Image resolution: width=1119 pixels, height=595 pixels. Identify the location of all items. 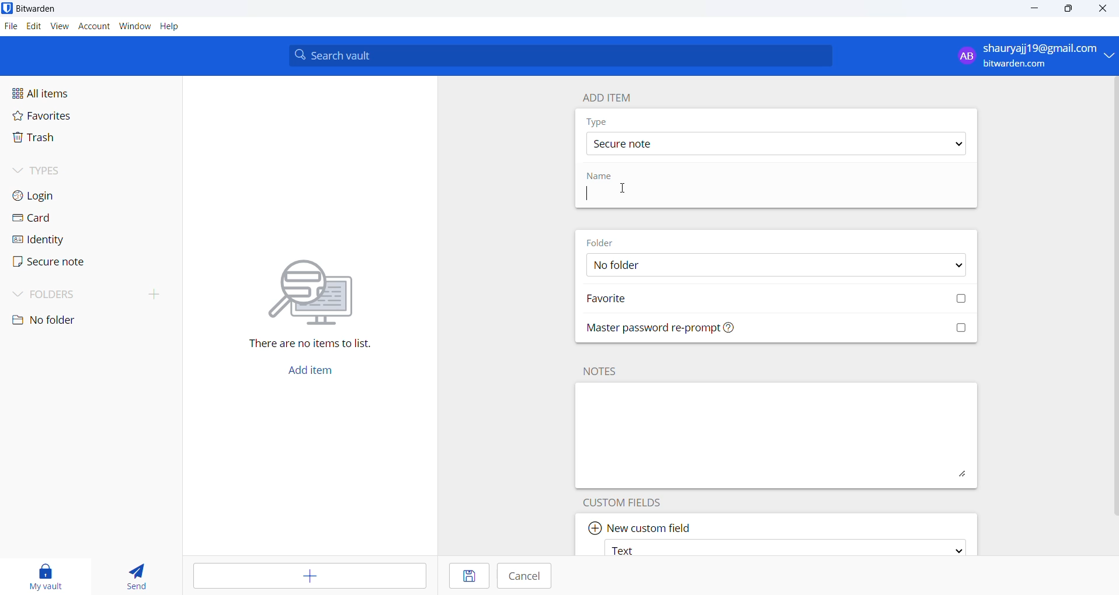
(65, 94).